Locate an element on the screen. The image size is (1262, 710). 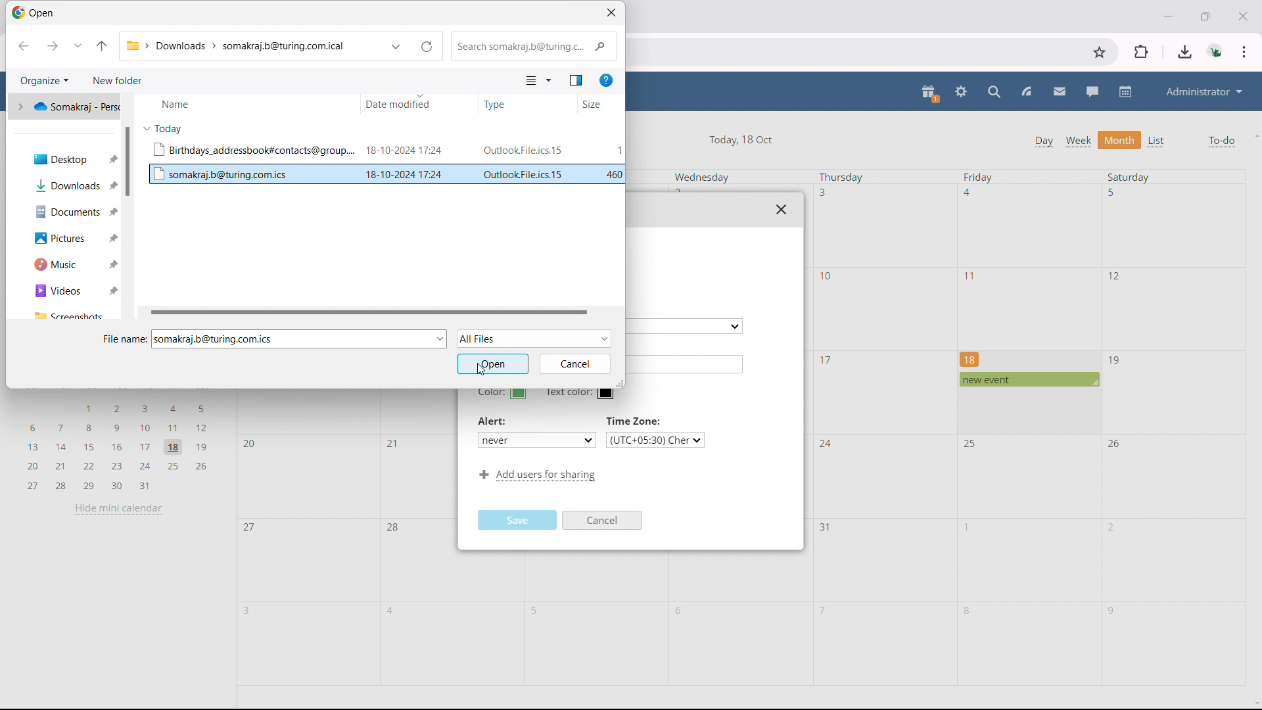
3 is located at coordinates (250, 611).